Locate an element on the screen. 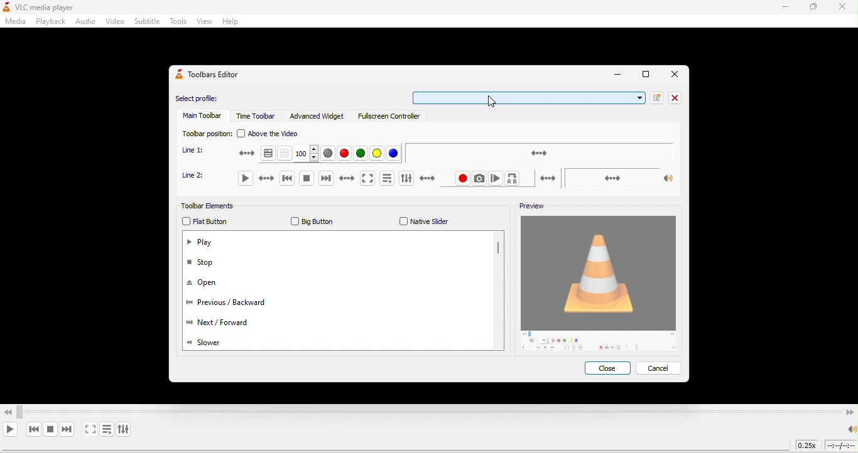 The height and width of the screenshot is (453, 858). fullscreen controller is located at coordinates (393, 119).